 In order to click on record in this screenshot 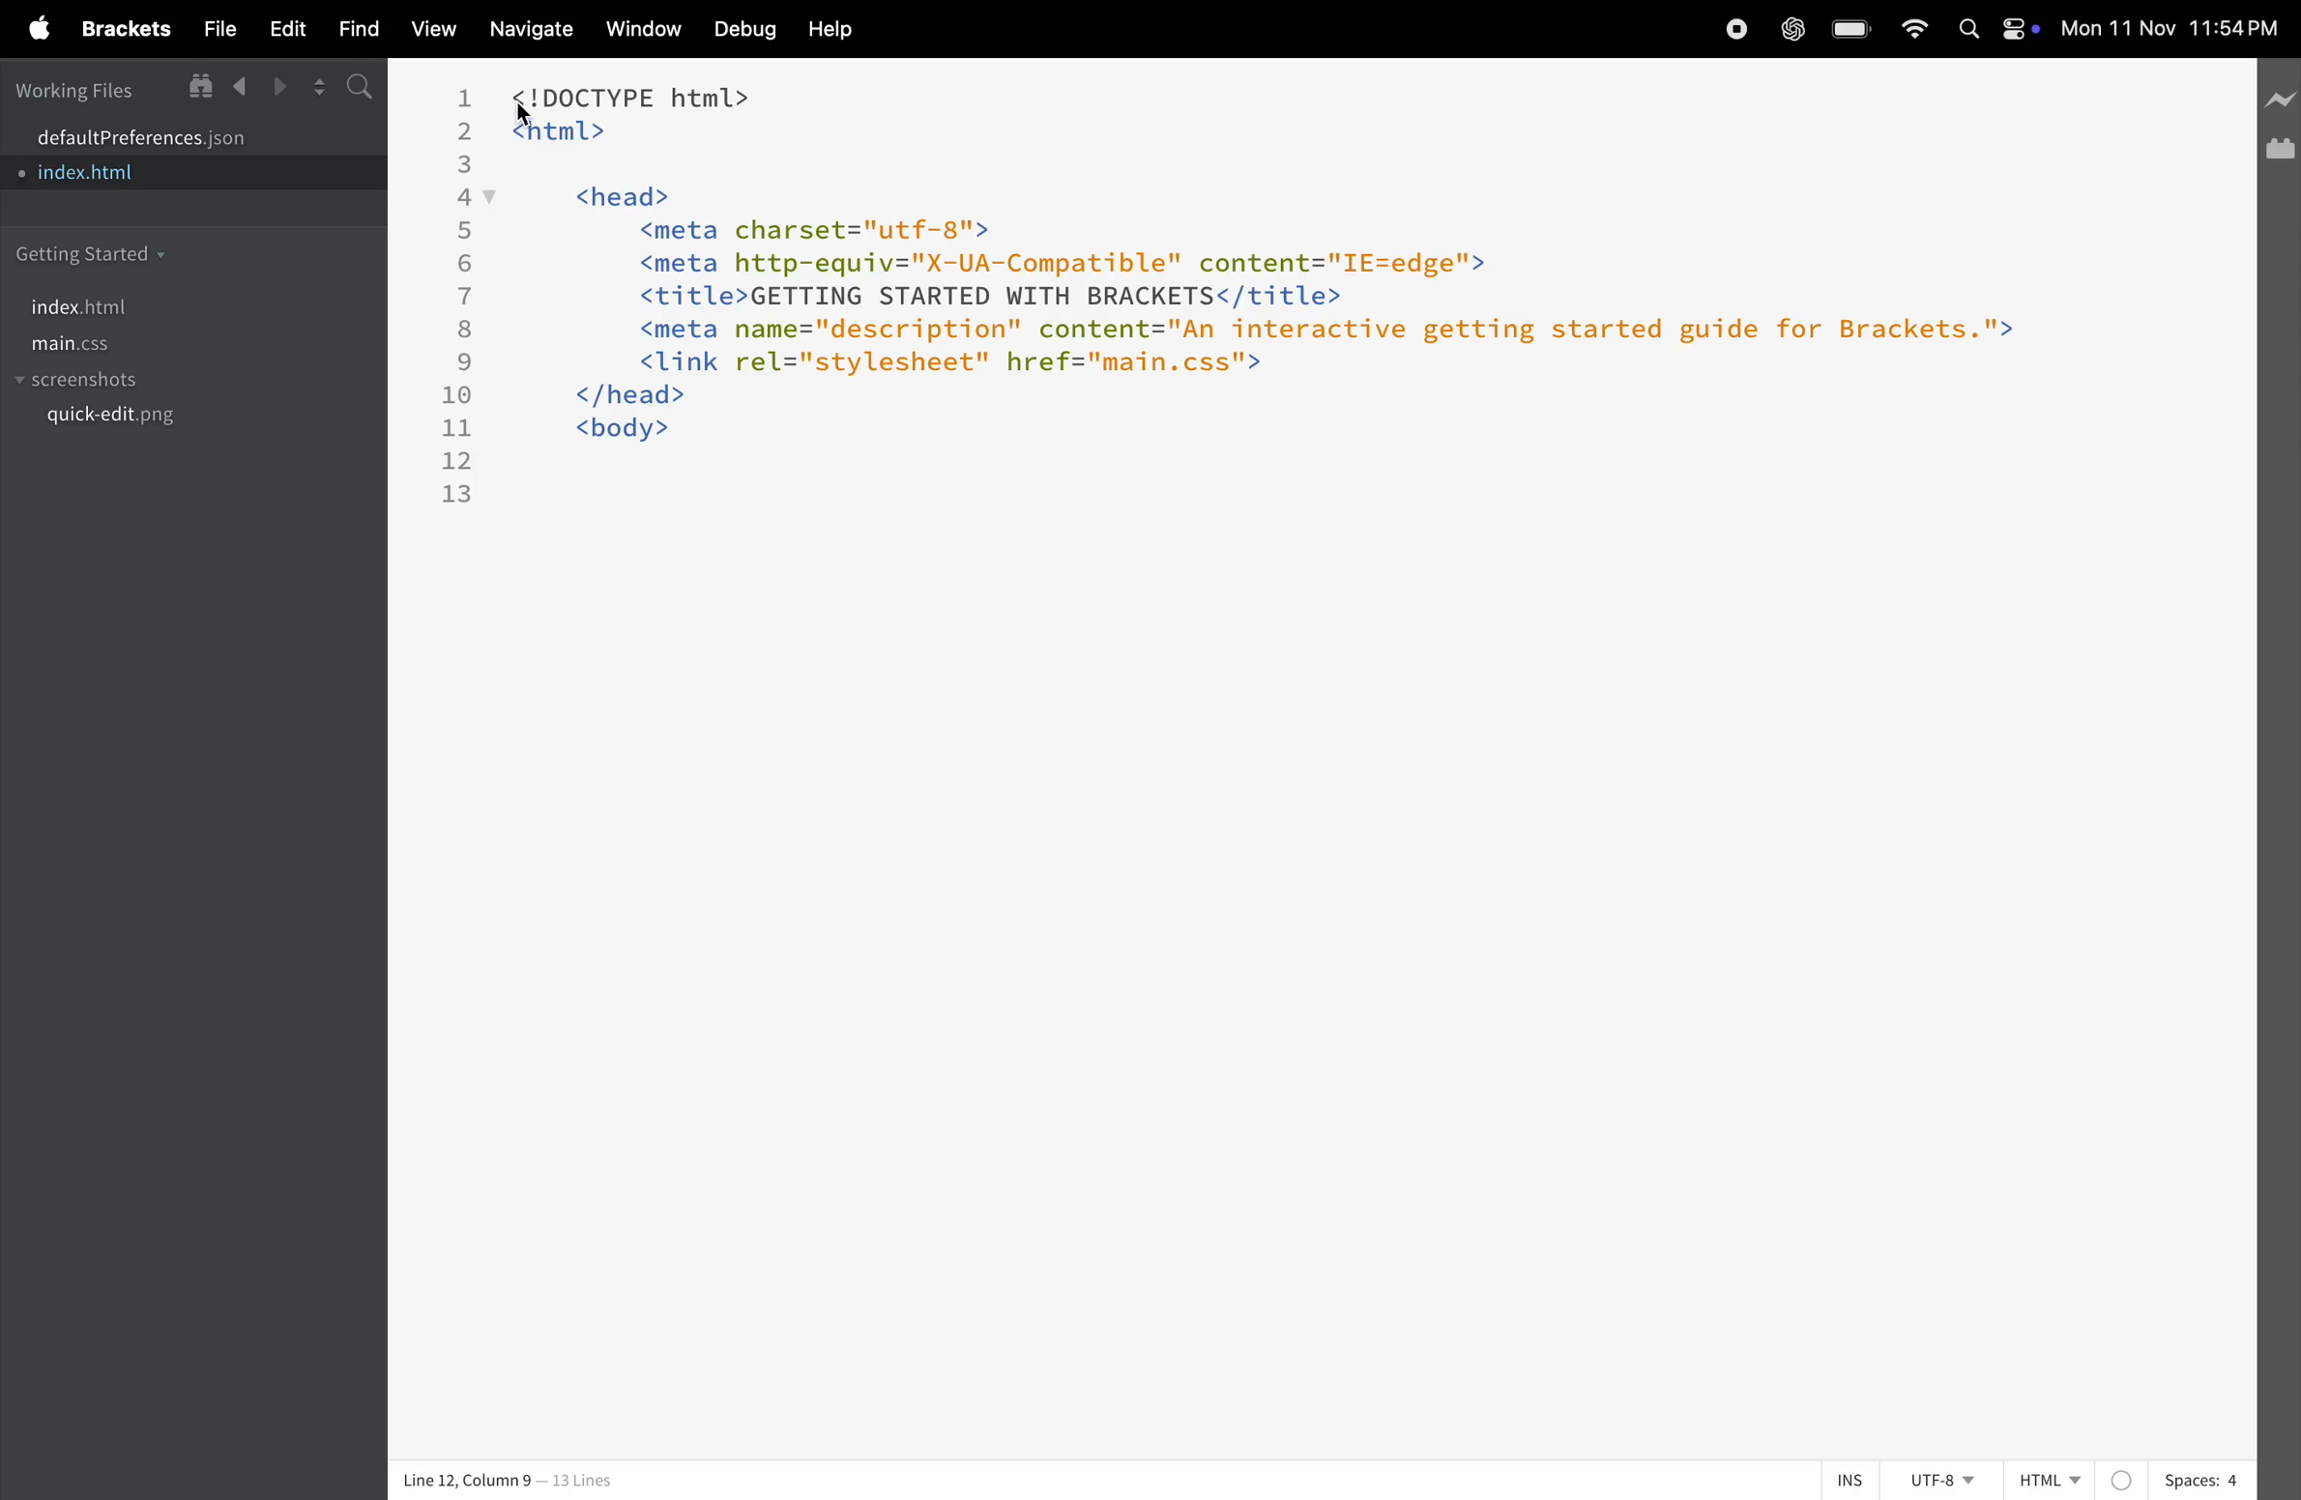, I will do `click(1737, 28)`.